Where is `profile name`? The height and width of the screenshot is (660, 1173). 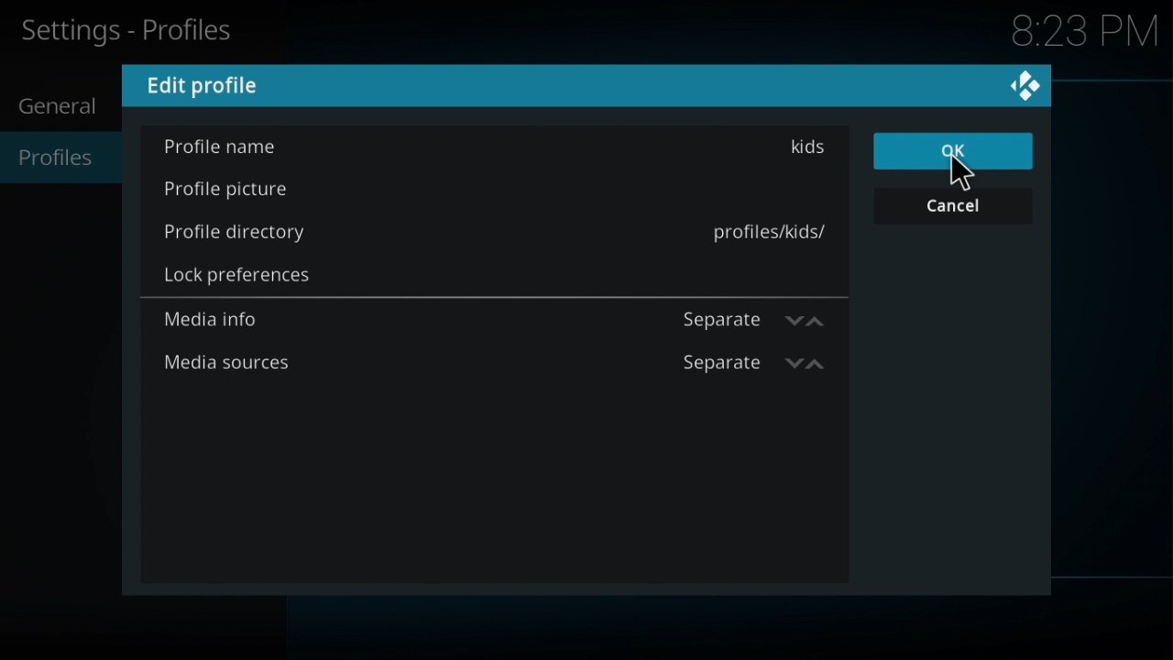 profile name is located at coordinates (225, 146).